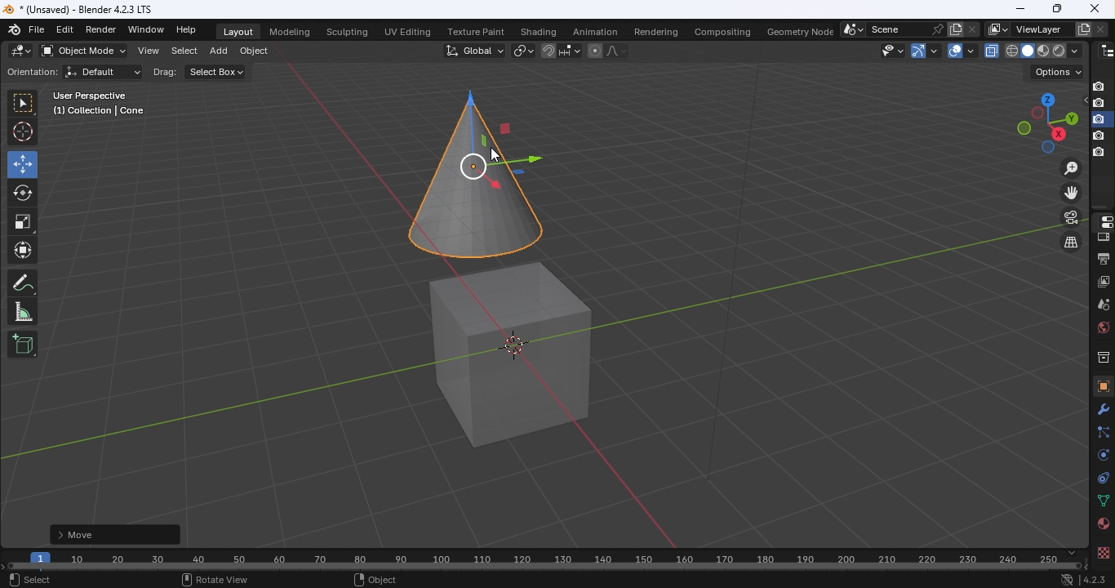 The width and height of the screenshot is (1115, 588). What do you see at coordinates (1102, 238) in the screenshot?
I see `Render` at bounding box center [1102, 238].